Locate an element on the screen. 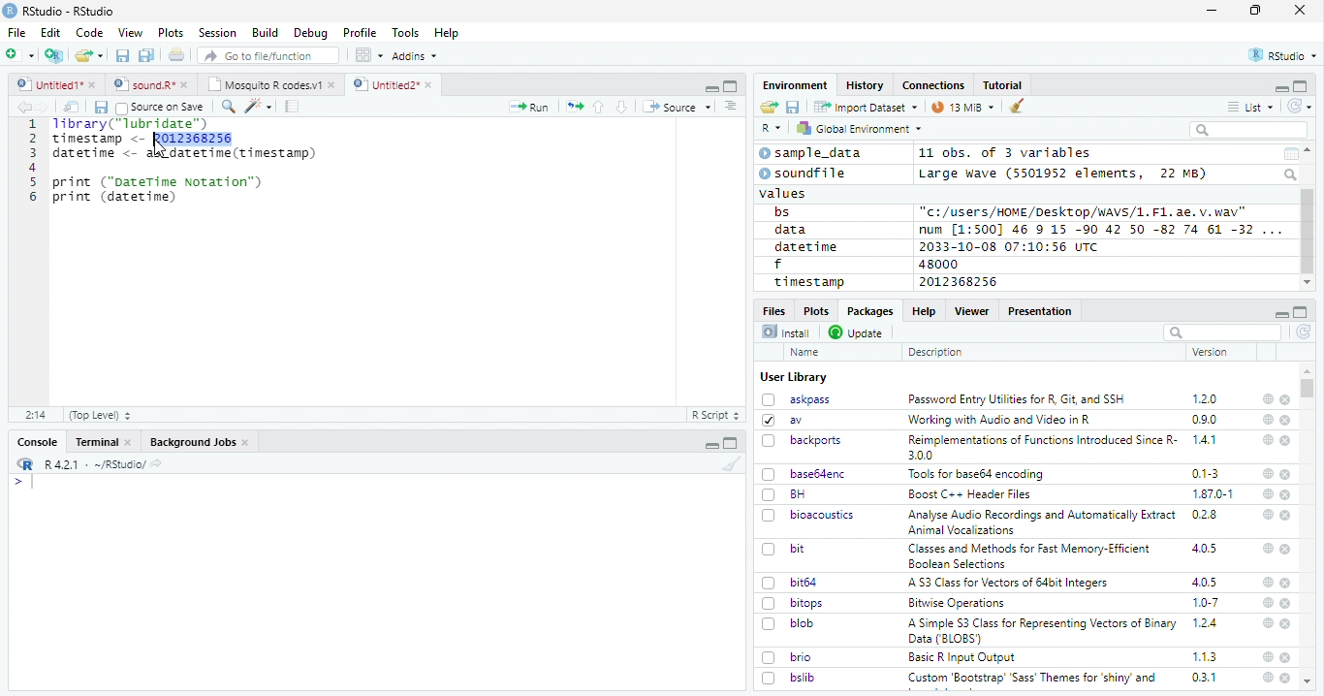 The image size is (1324, 696). close is located at coordinates (1287, 494).